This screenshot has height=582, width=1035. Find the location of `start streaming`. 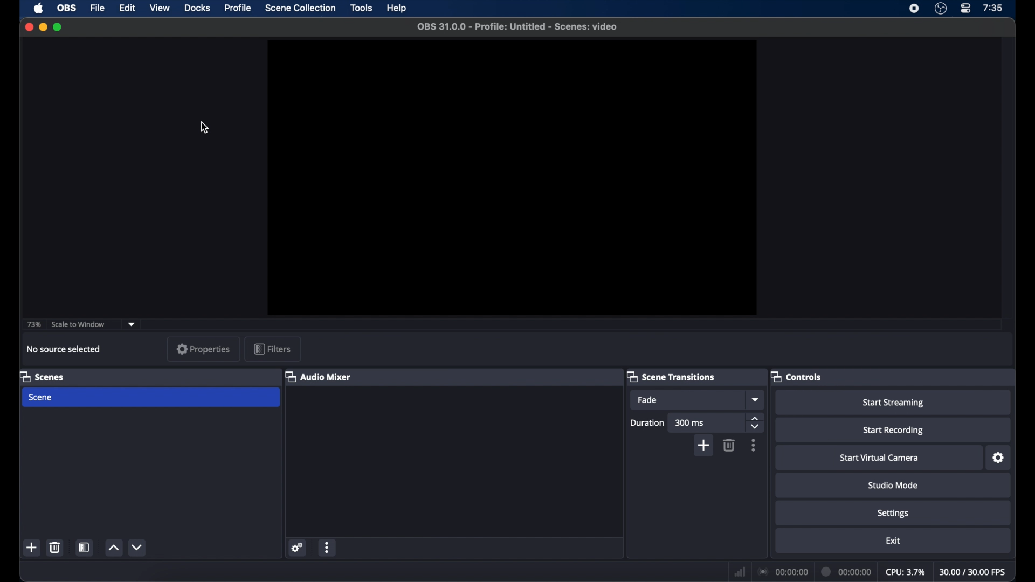

start streaming is located at coordinates (893, 402).